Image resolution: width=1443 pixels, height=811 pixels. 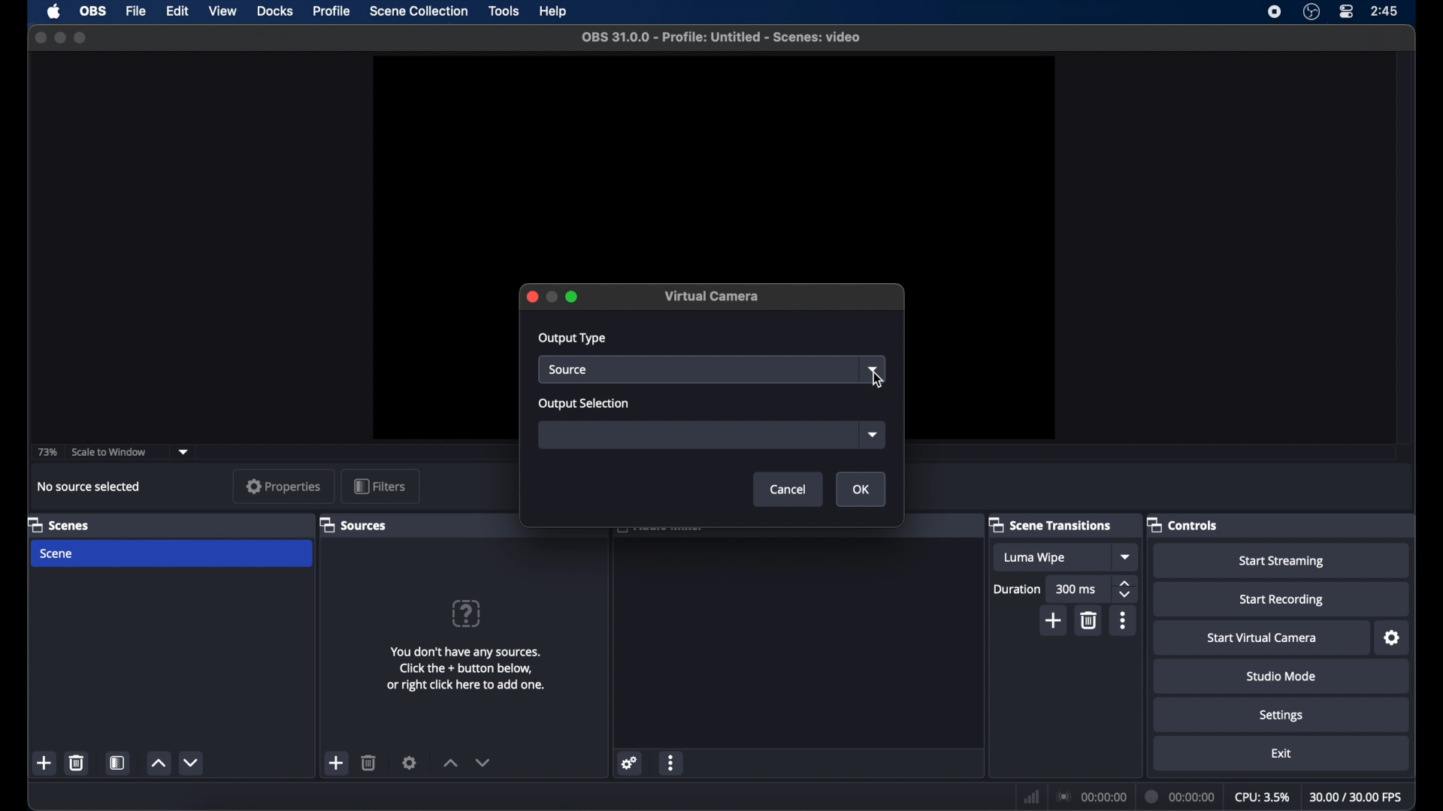 What do you see at coordinates (89, 486) in the screenshot?
I see `no source selected` at bounding box center [89, 486].